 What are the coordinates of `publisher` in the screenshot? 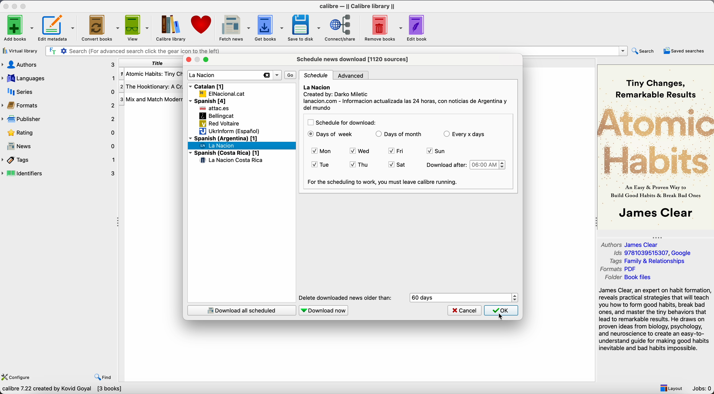 It's located at (58, 119).